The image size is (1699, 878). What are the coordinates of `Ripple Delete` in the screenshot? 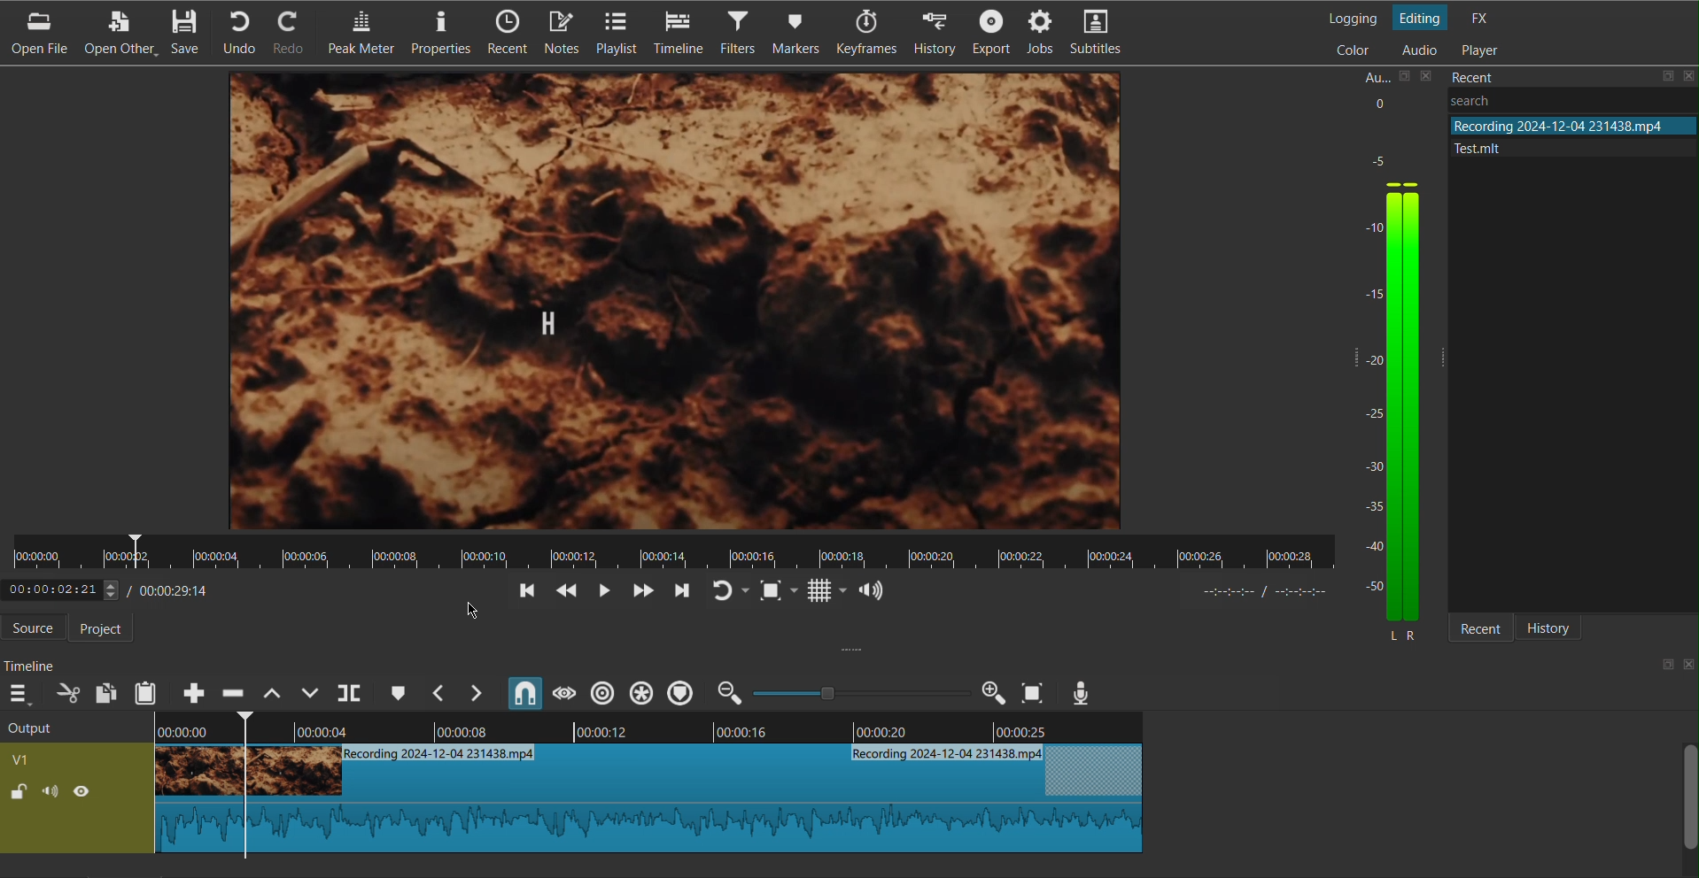 It's located at (233, 689).